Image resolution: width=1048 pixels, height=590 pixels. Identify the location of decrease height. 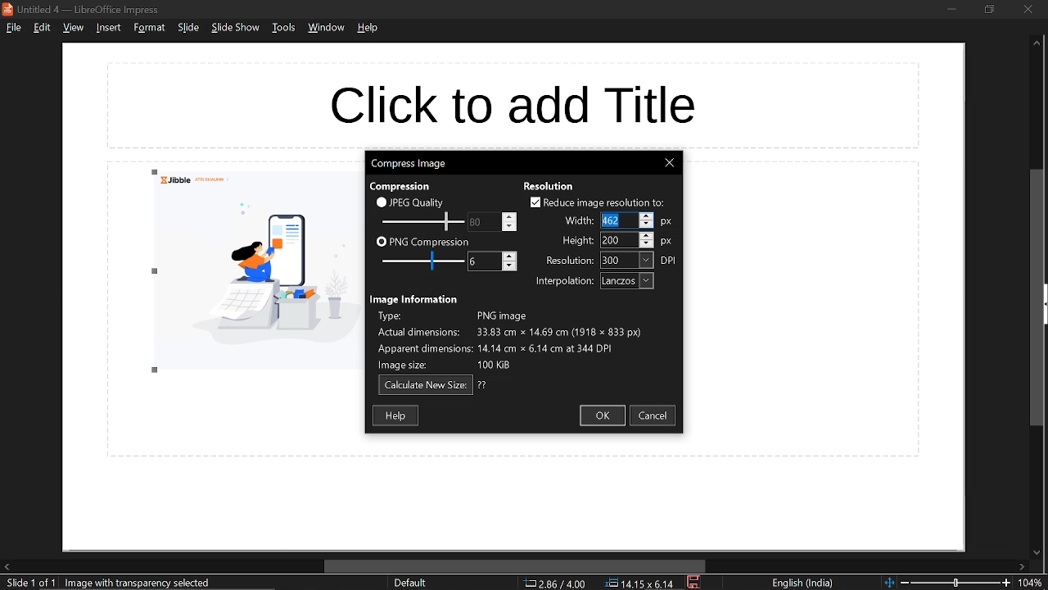
(647, 243).